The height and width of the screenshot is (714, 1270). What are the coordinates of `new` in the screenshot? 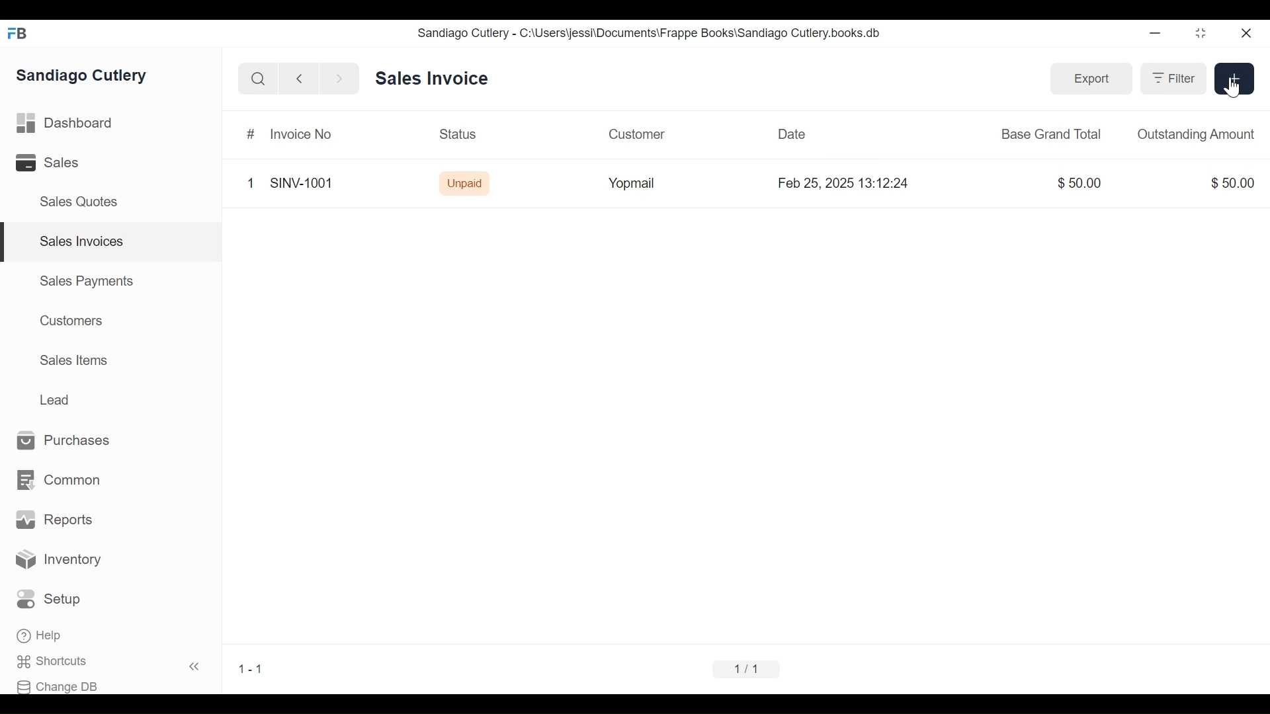 It's located at (1235, 78).